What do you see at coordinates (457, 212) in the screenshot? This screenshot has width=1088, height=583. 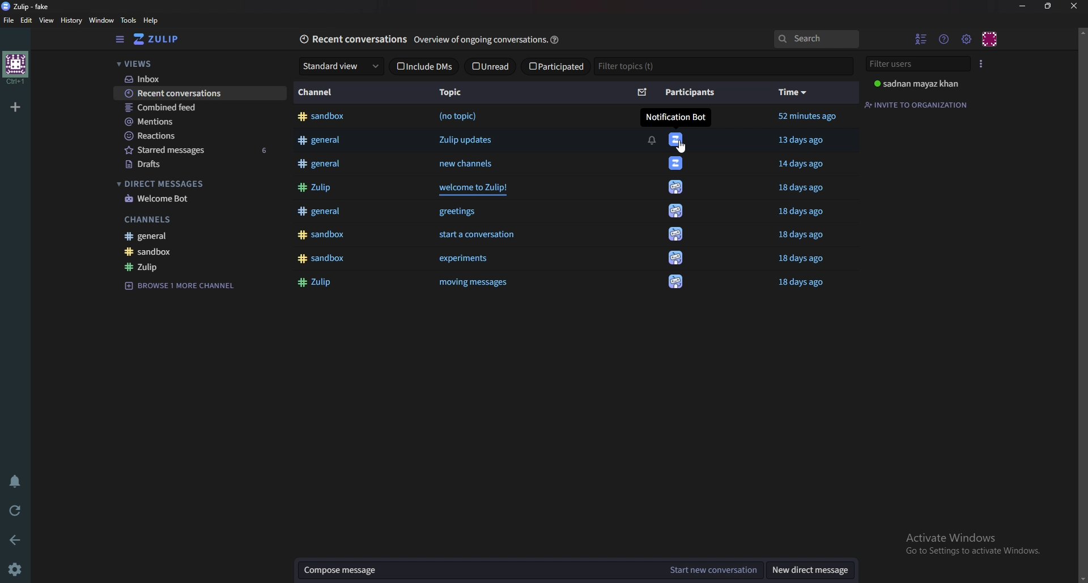 I see `greetings` at bounding box center [457, 212].